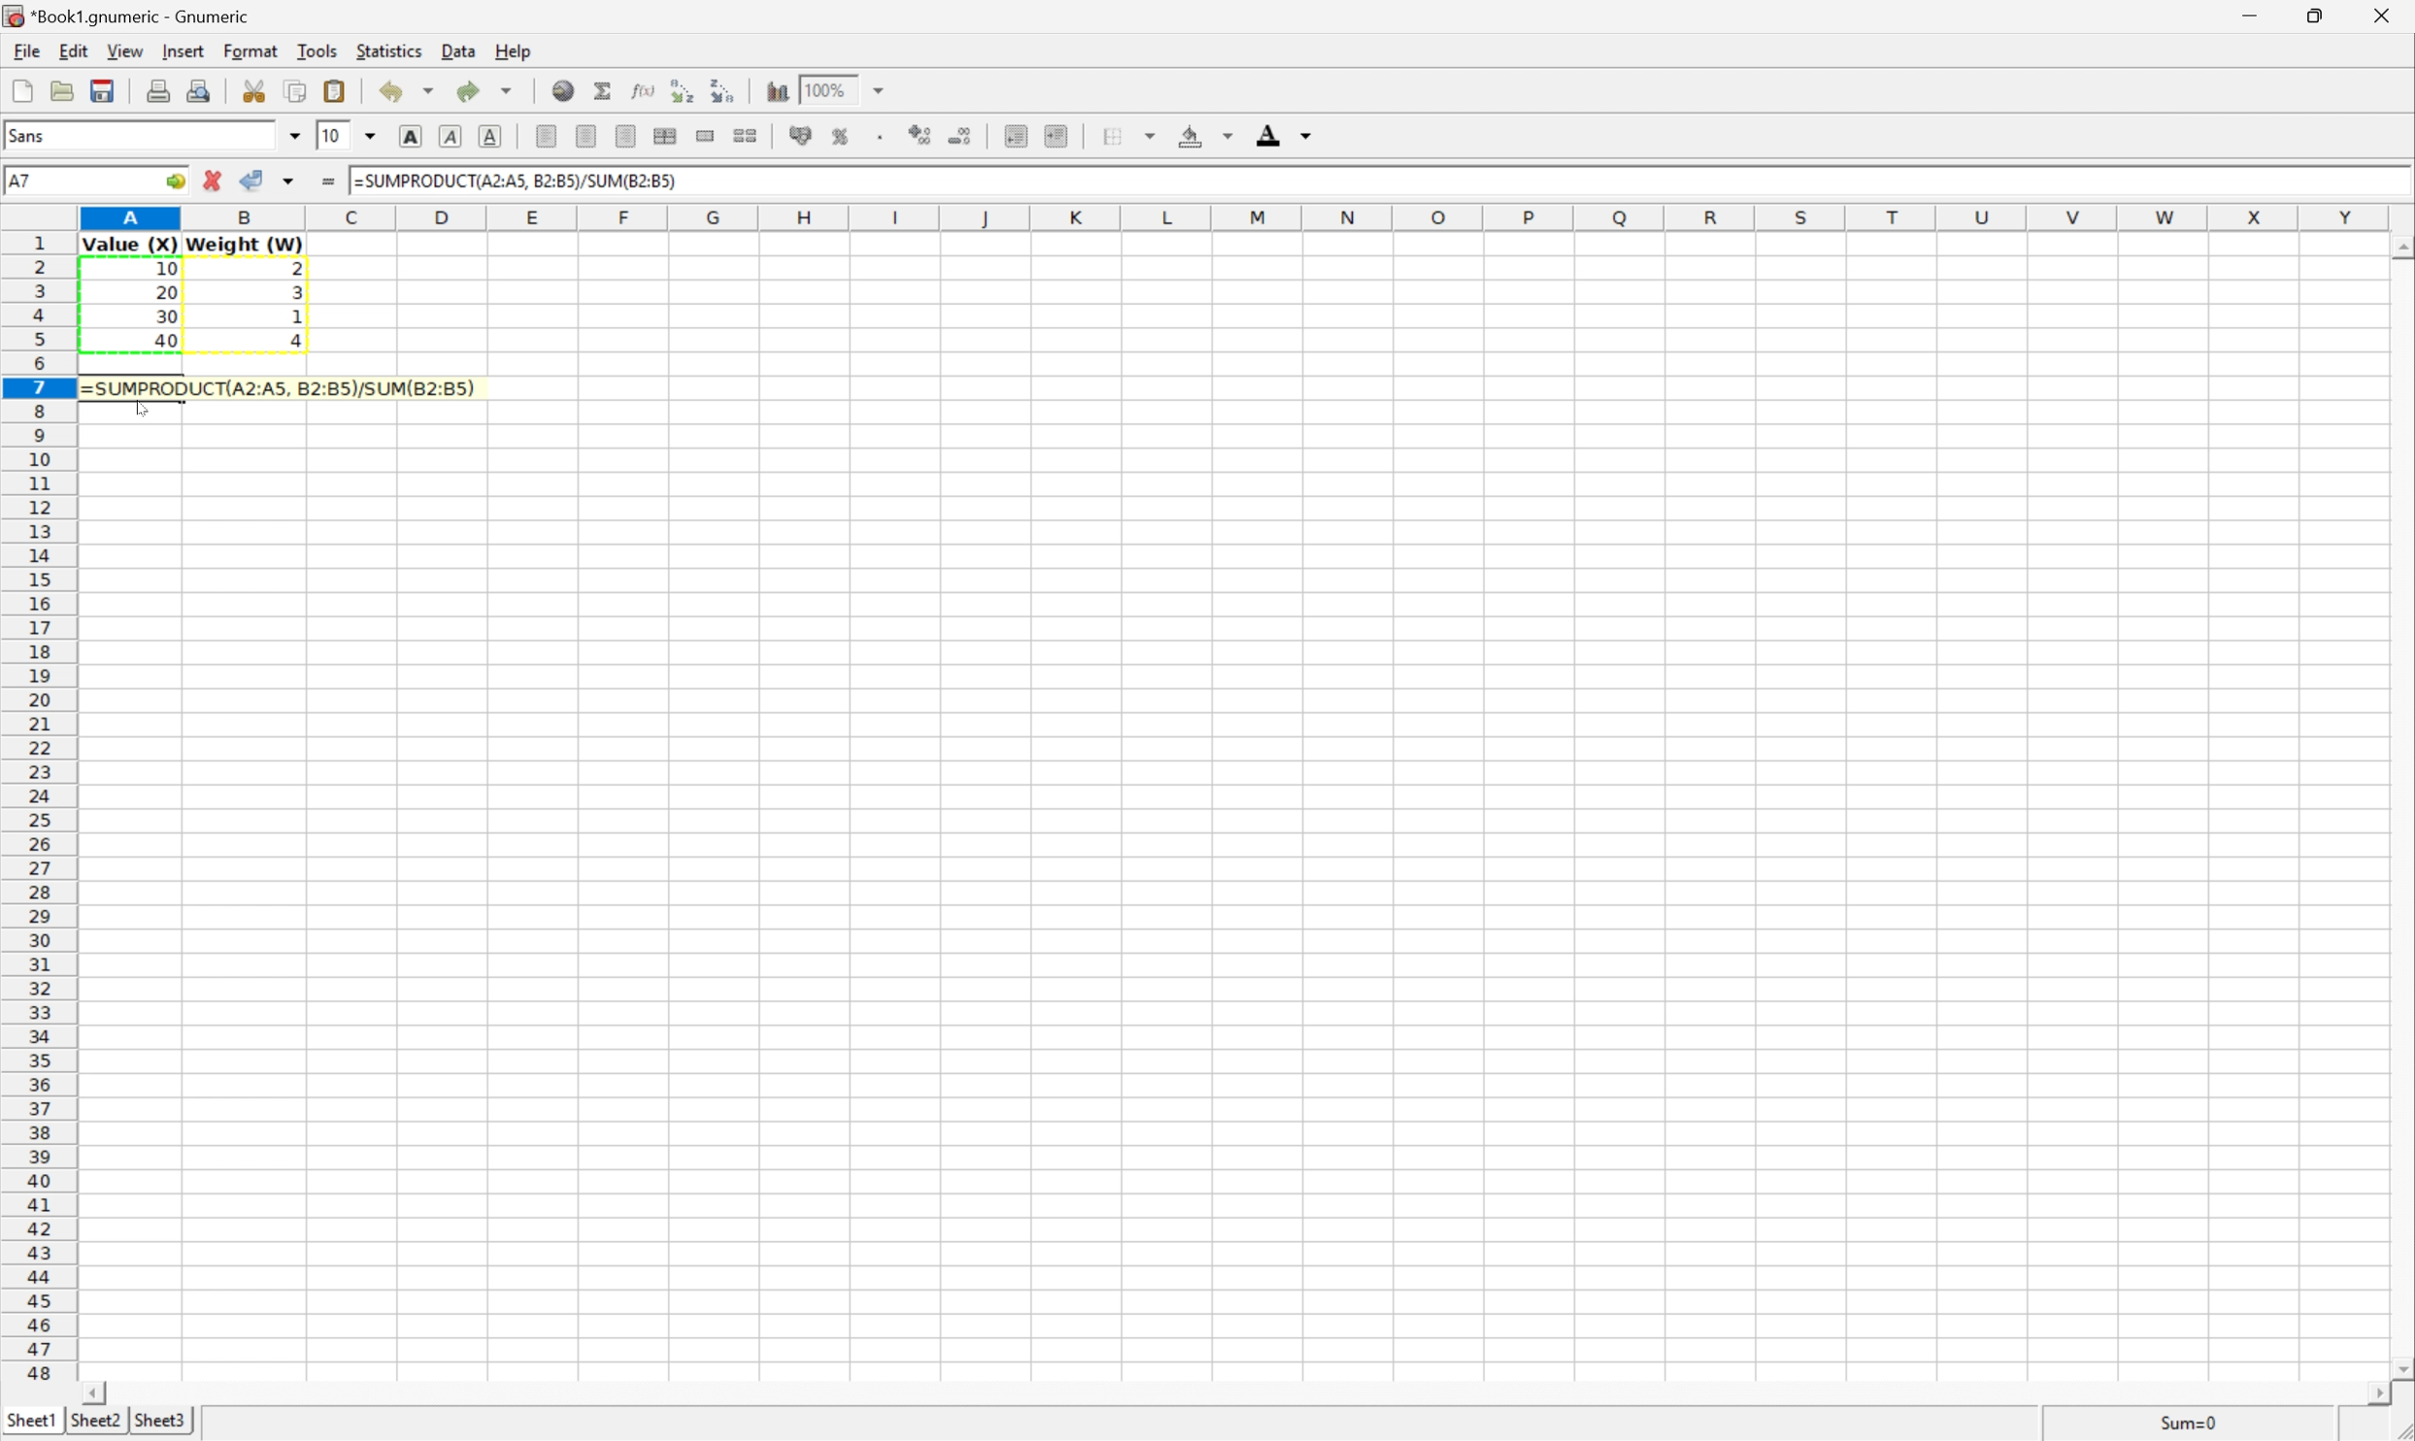 Image resolution: width=2415 pixels, height=1441 pixels. I want to click on Increase indent, and align the contents to the left, so click(1015, 135).